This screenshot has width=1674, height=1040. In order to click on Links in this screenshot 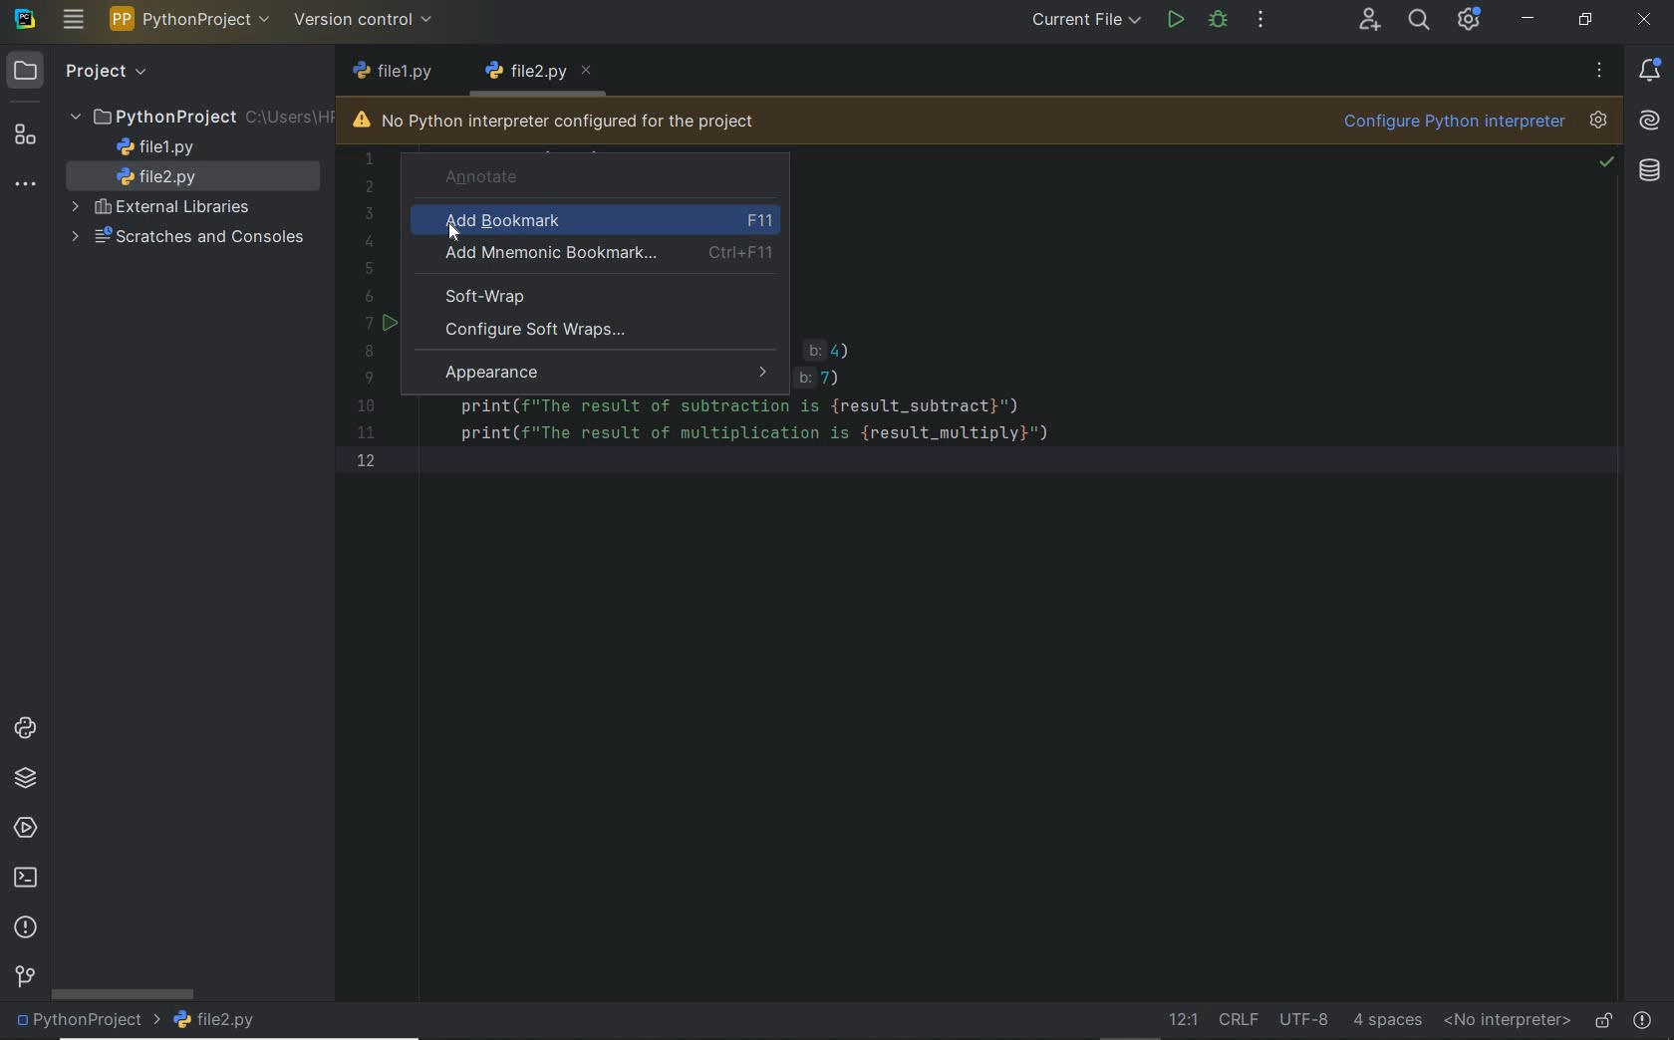, I will do `click(835, 364)`.